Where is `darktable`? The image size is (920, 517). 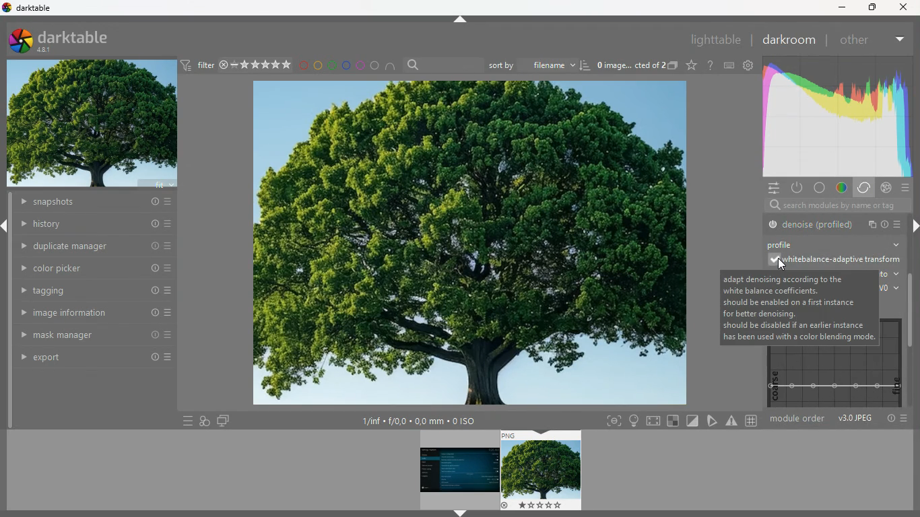 darktable is located at coordinates (68, 40).